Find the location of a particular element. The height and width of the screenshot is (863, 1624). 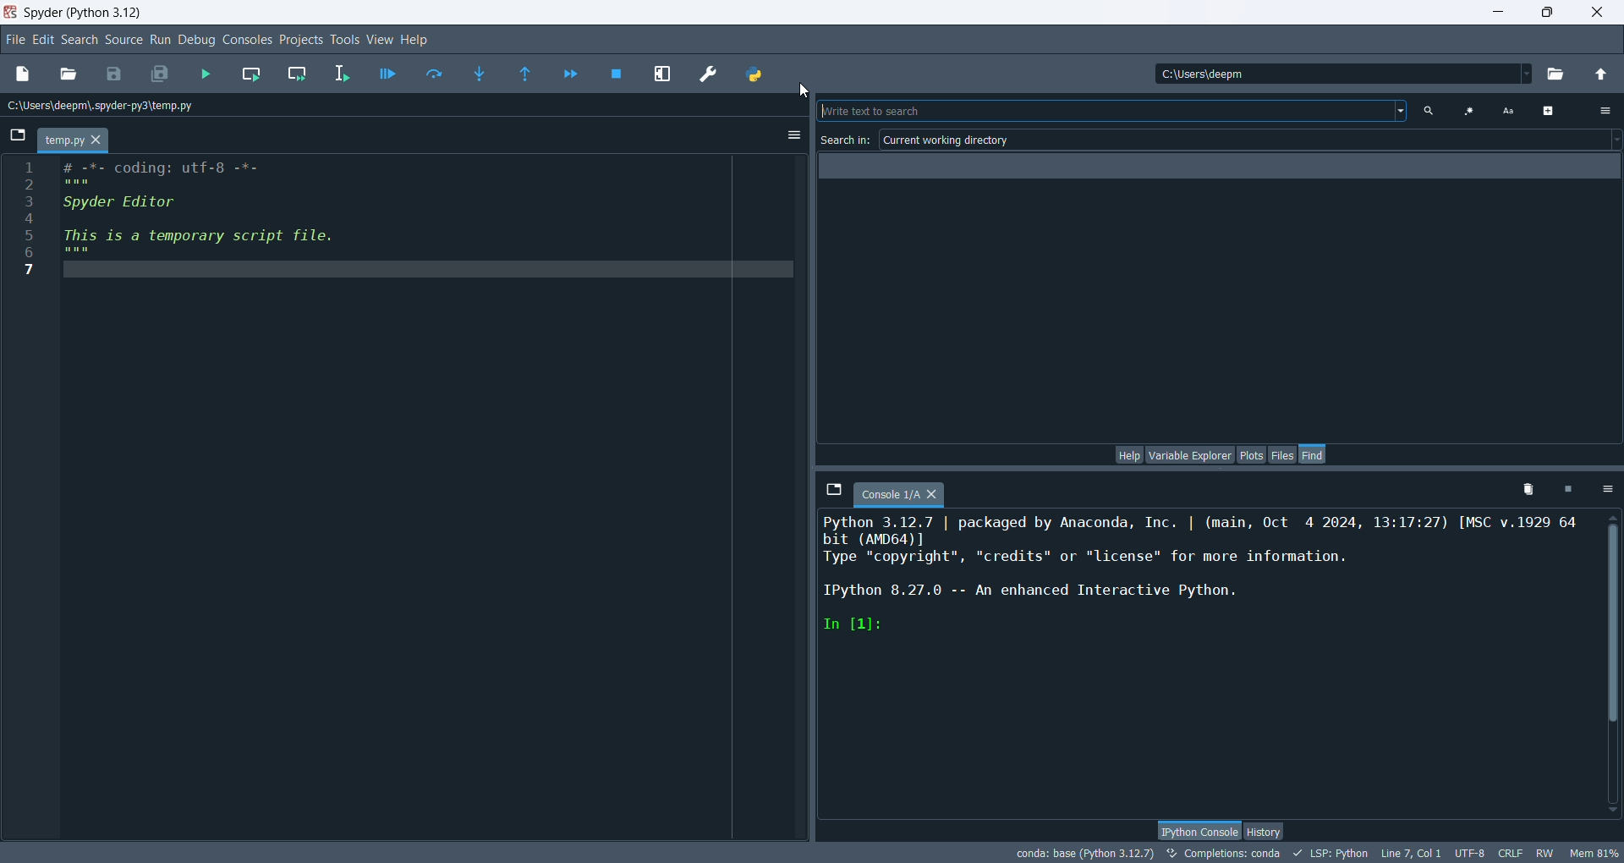

plots is located at coordinates (1250, 455).